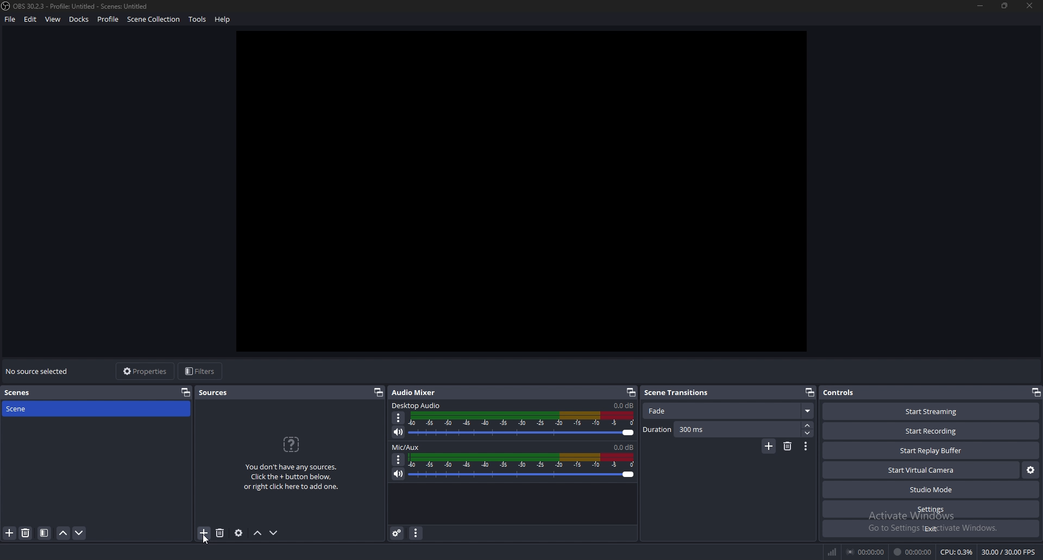  Describe the element at coordinates (981, 6) in the screenshot. I see `minimize` at that location.